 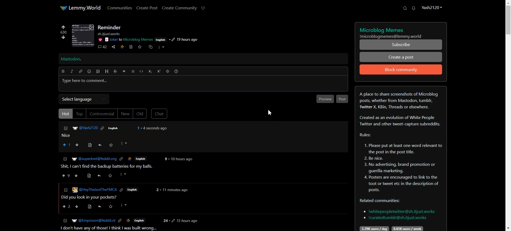 What do you see at coordinates (324, 99) in the screenshot?
I see `Preview` at bounding box center [324, 99].